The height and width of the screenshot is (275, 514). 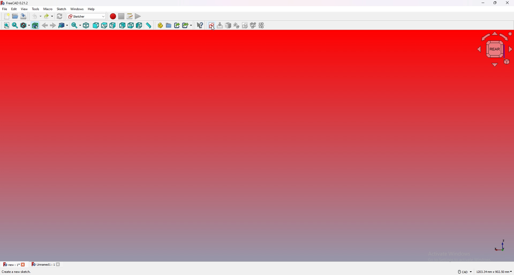 I want to click on sketches, so click(x=253, y=25).